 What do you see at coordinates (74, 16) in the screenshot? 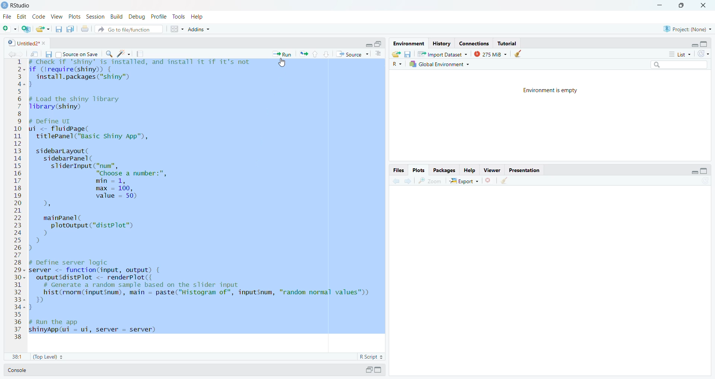
I see `Plots` at bounding box center [74, 16].